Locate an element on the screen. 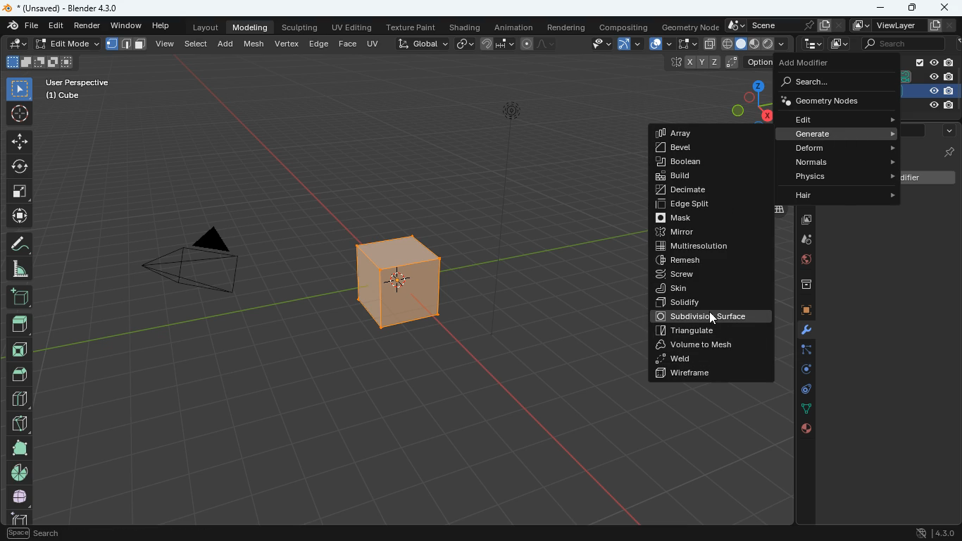  coordinates is located at coordinates (718, 63).